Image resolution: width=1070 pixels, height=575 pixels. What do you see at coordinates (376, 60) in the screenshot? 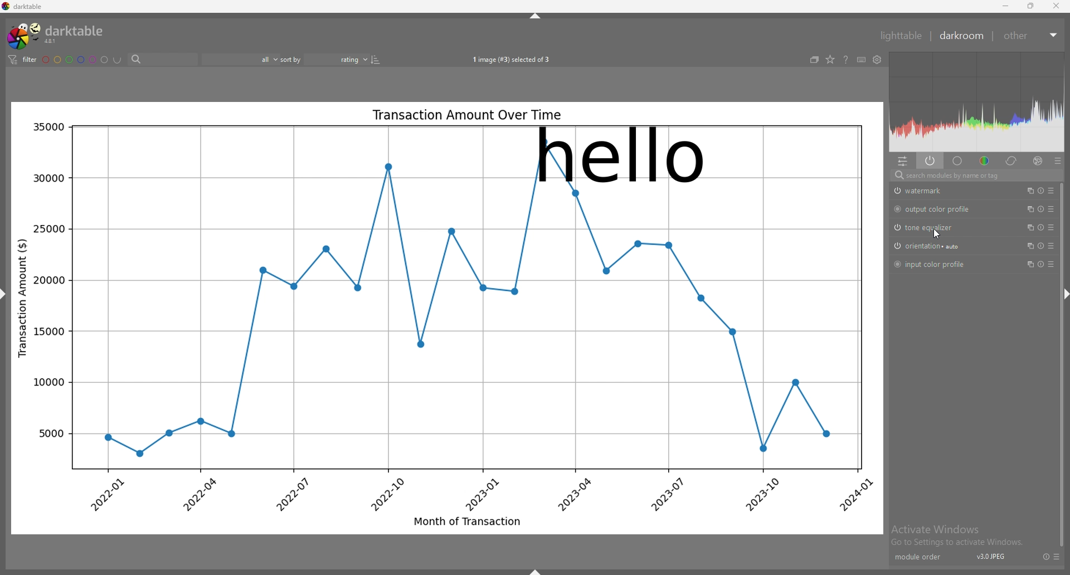
I see `reverse sort order` at bounding box center [376, 60].